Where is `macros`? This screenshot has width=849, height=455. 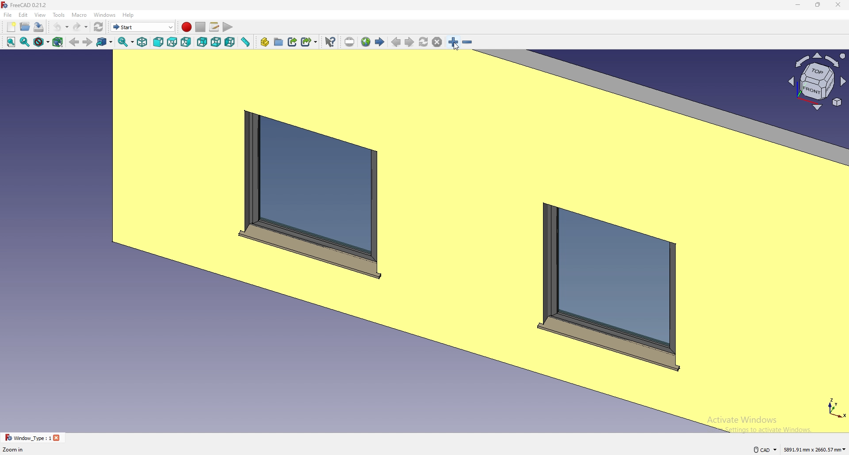
macros is located at coordinates (214, 26).